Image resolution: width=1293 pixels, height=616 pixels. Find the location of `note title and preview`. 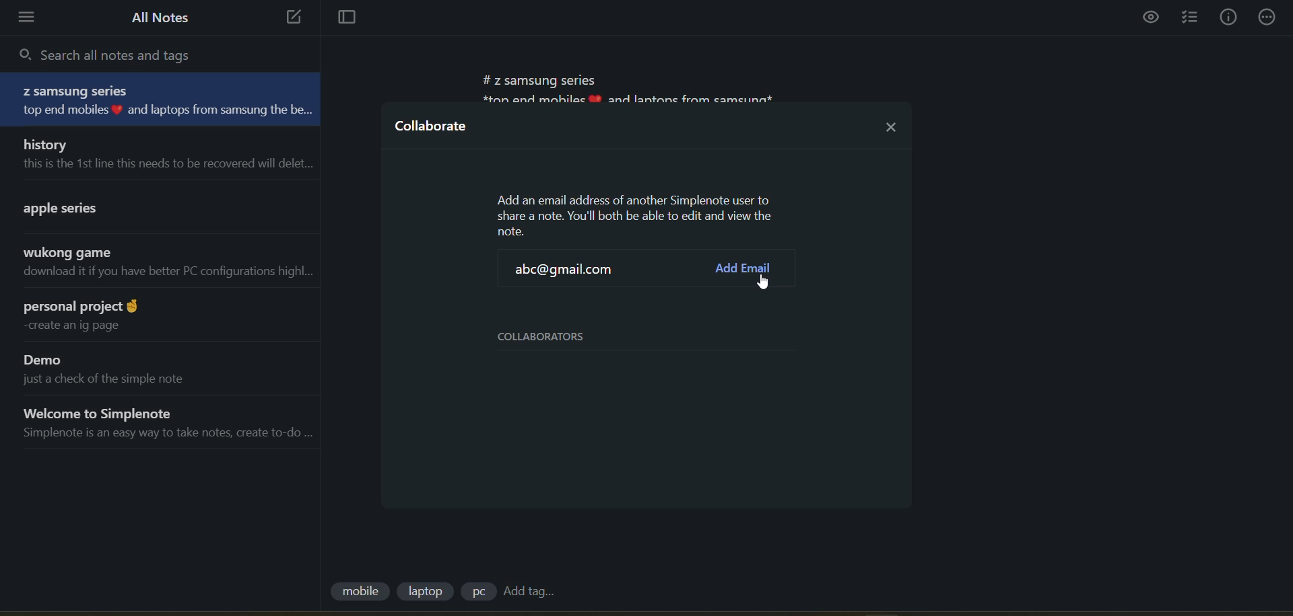

note title and preview is located at coordinates (160, 153).